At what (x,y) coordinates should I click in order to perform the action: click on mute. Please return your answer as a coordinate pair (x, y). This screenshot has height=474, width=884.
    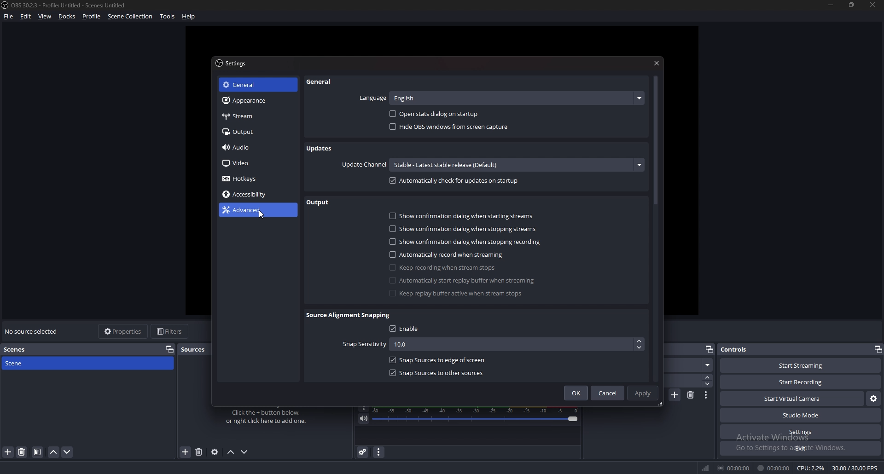
    Looking at the image, I should click on (364, 419).